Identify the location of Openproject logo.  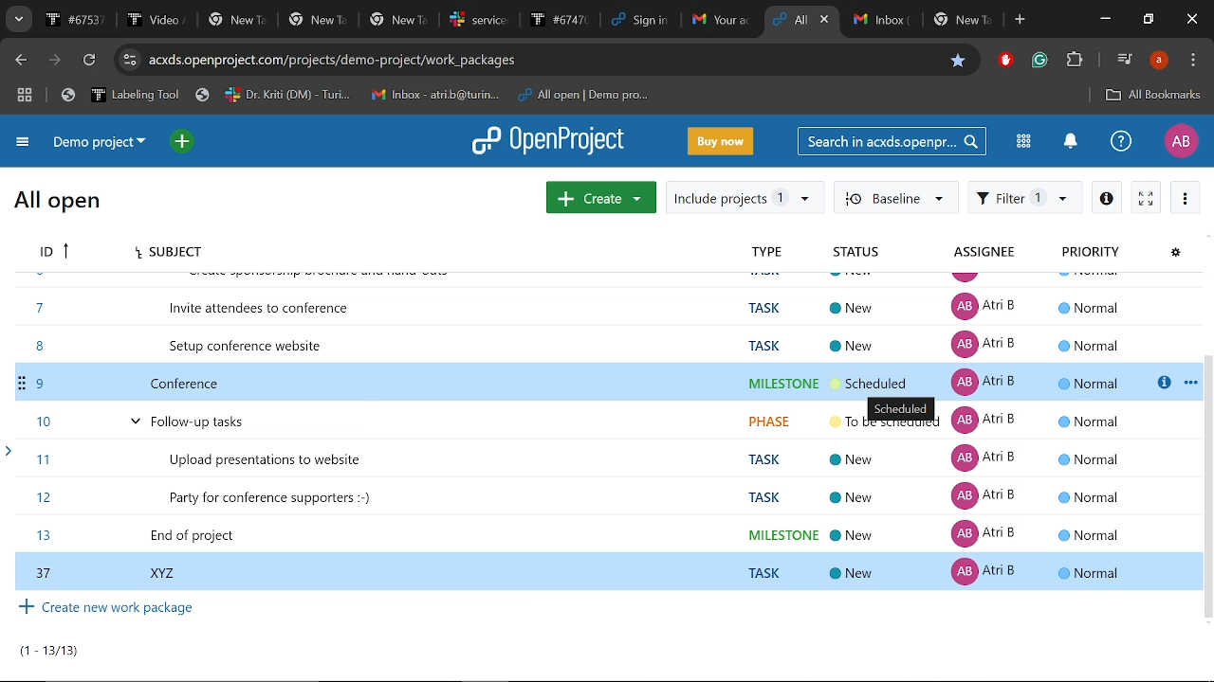
(549, 140).